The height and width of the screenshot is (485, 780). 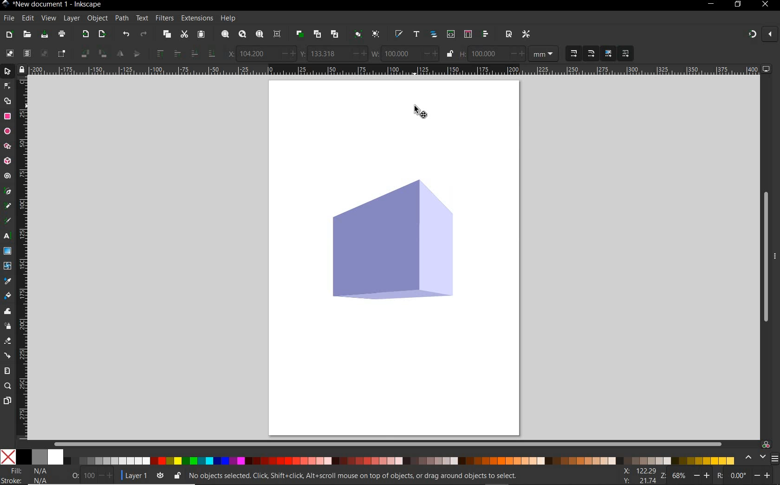 What do you see at coordinates (360, 474) in the screenshot?
I see `no objects selected` at bounding box center [360, 474].